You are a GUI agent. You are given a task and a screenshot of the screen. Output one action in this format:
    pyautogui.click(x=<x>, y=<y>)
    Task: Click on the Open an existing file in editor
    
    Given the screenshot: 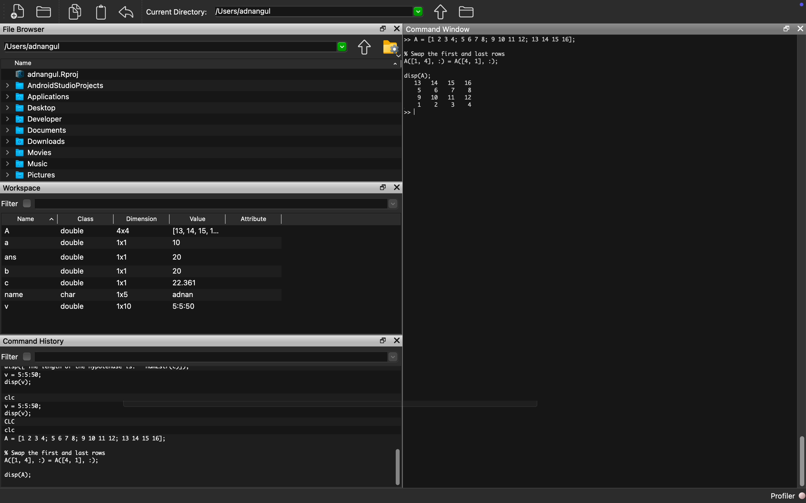 What is the action you would take?
    pyautogui.click(x=45, y=12)
    